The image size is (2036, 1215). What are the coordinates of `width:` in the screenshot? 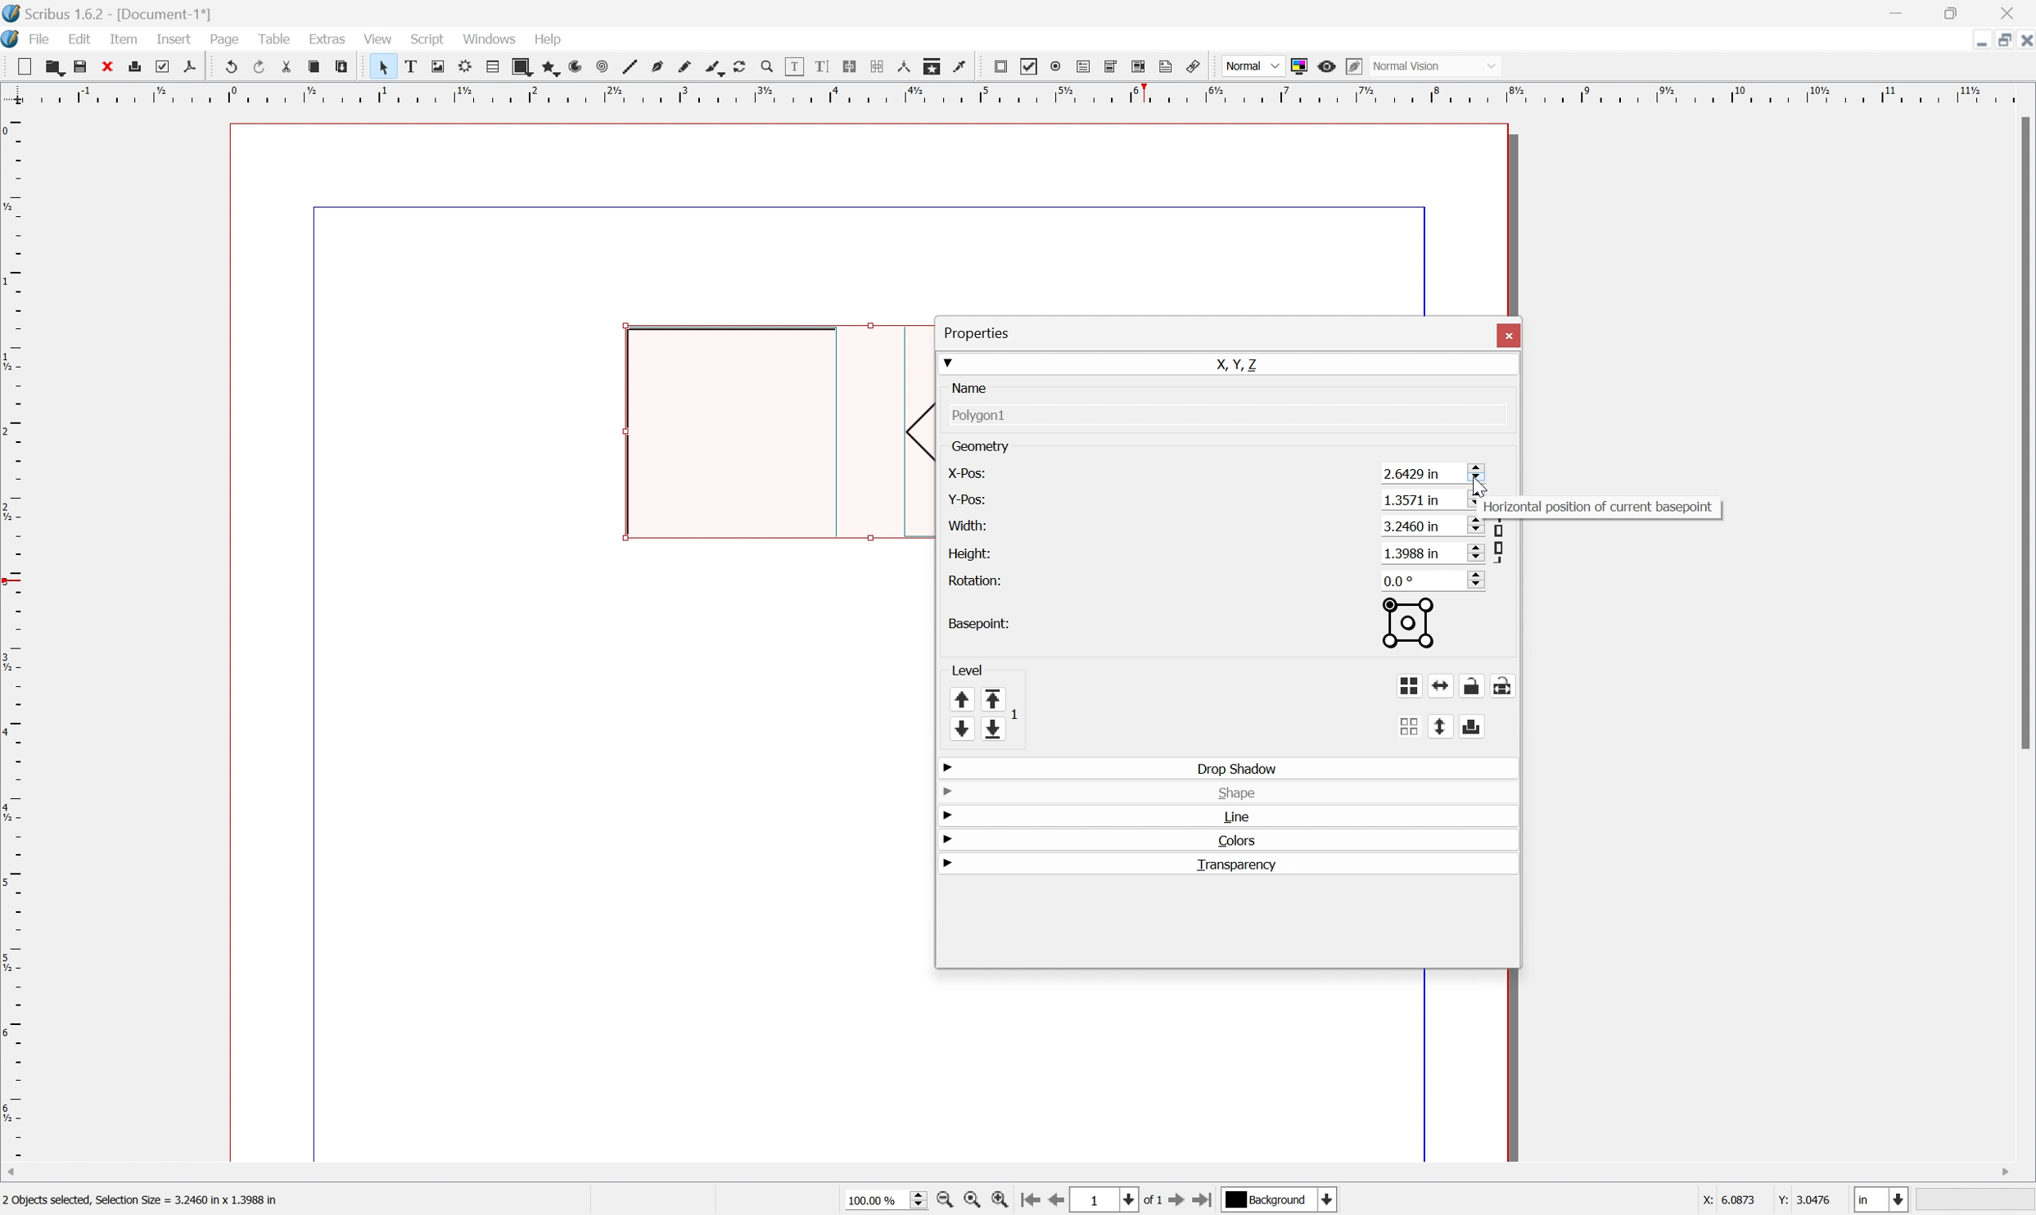 It's located at (964, 524).